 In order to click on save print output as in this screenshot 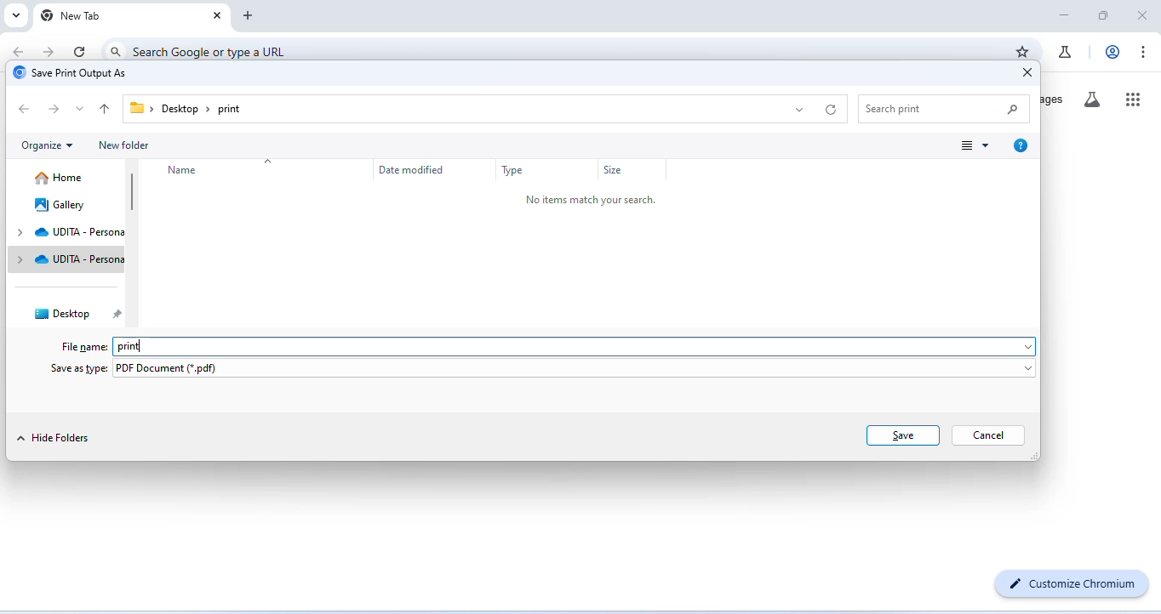, I will do `click(70, 74)`.